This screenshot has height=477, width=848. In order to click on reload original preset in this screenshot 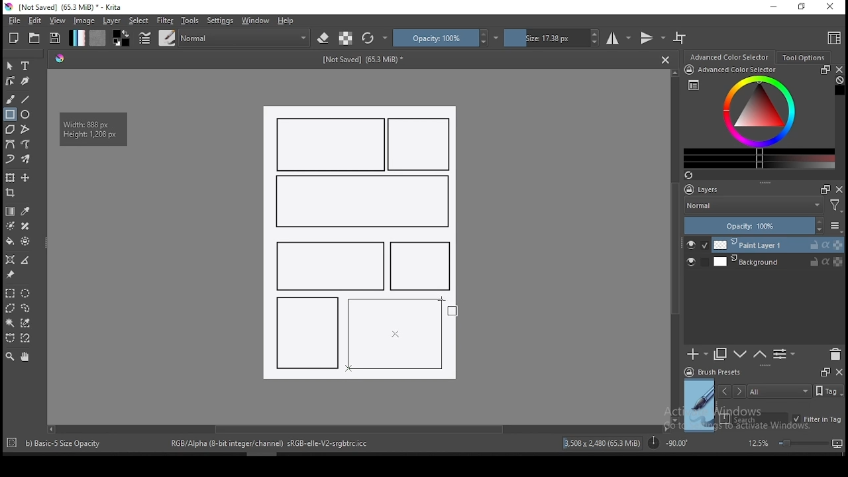, I will do `click(375, 38)`.